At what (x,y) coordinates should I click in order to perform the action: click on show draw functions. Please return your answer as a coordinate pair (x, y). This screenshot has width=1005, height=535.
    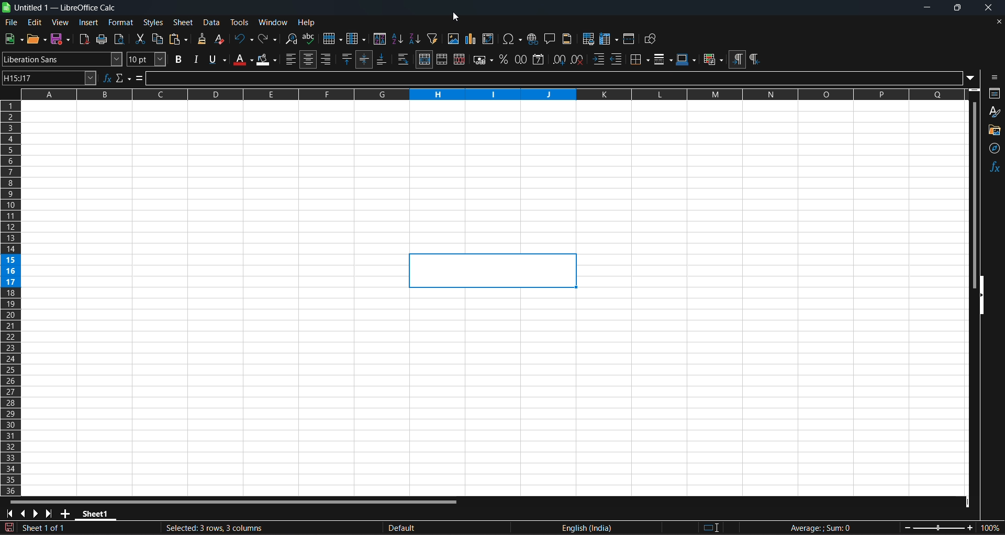
    Looking at the image, I should click on (651, 38).